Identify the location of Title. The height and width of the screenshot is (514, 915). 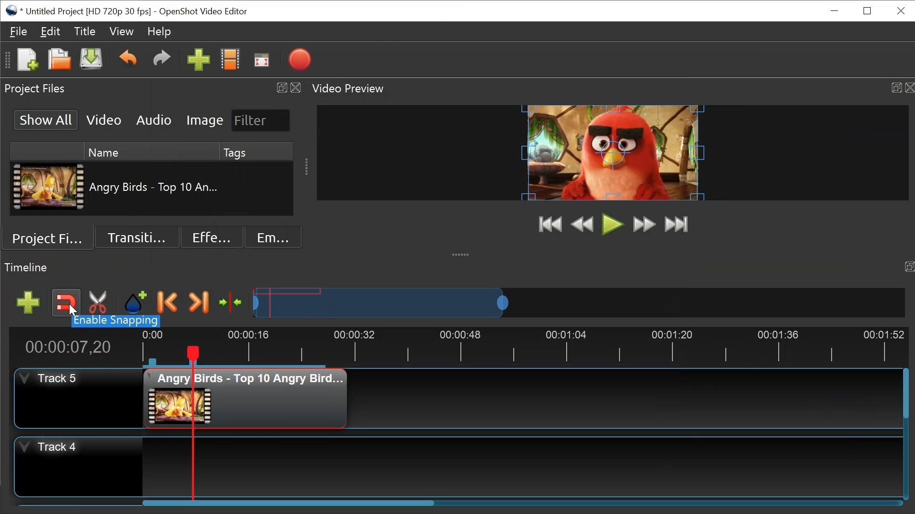
(83, 31).